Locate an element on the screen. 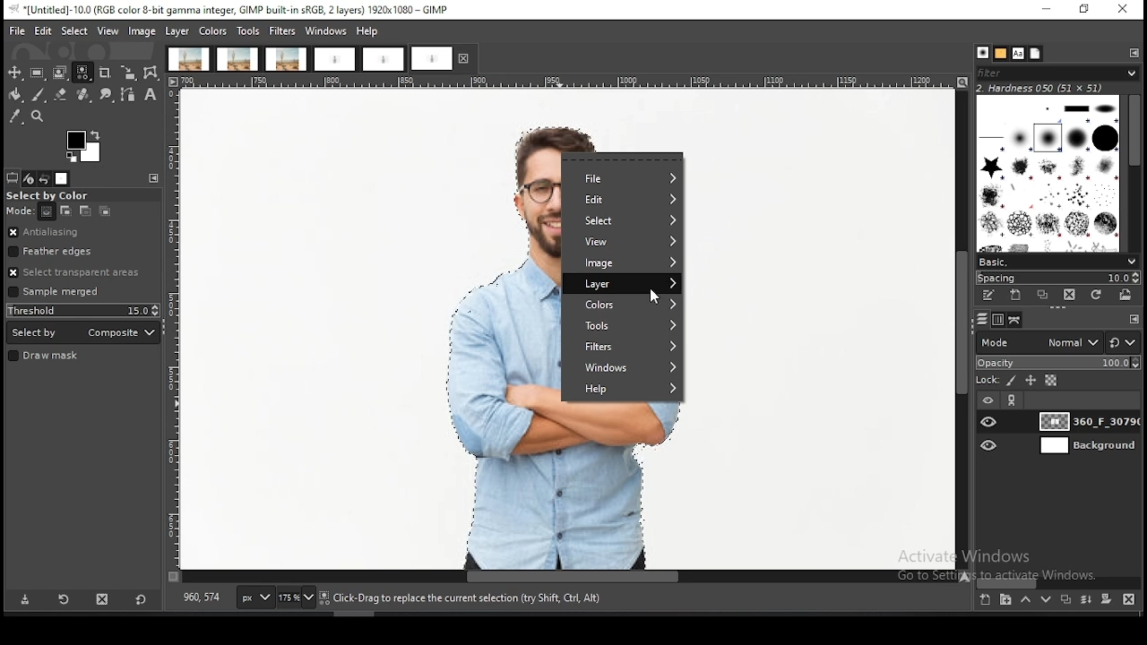  delete tool preset is located at coordinates (104, 598).